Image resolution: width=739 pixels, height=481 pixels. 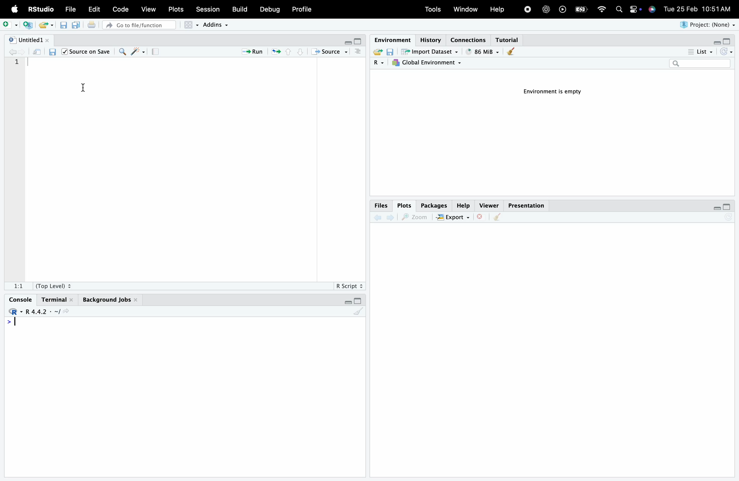 What do you see at coordinates (95, 27) in the screenshot?
I see `print` at bounding box center [95, 27].